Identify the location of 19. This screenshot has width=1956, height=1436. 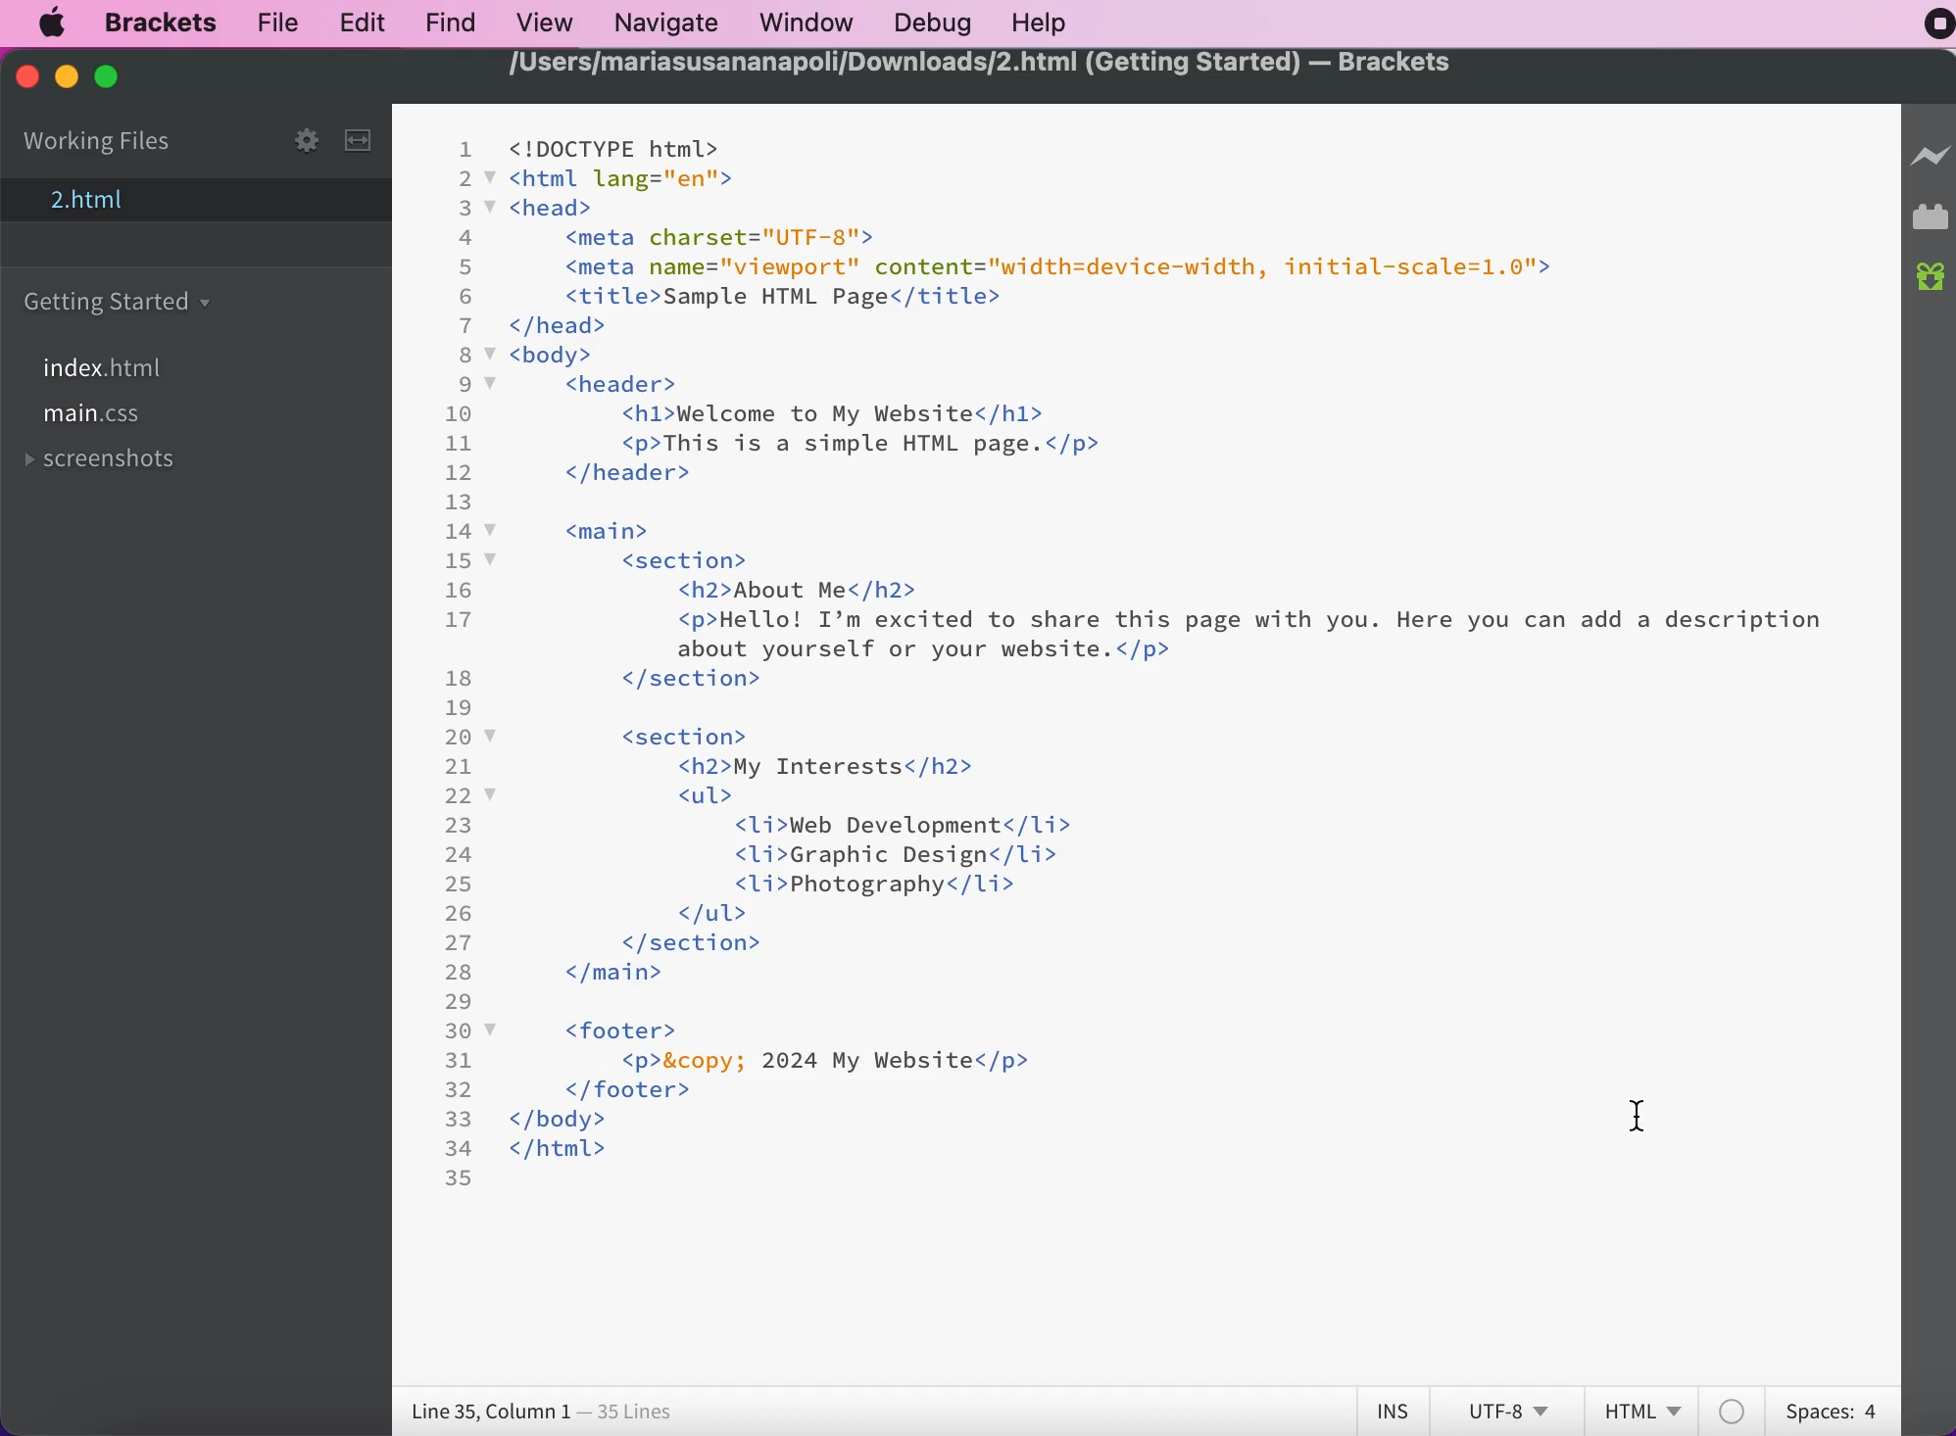
(460, 709).